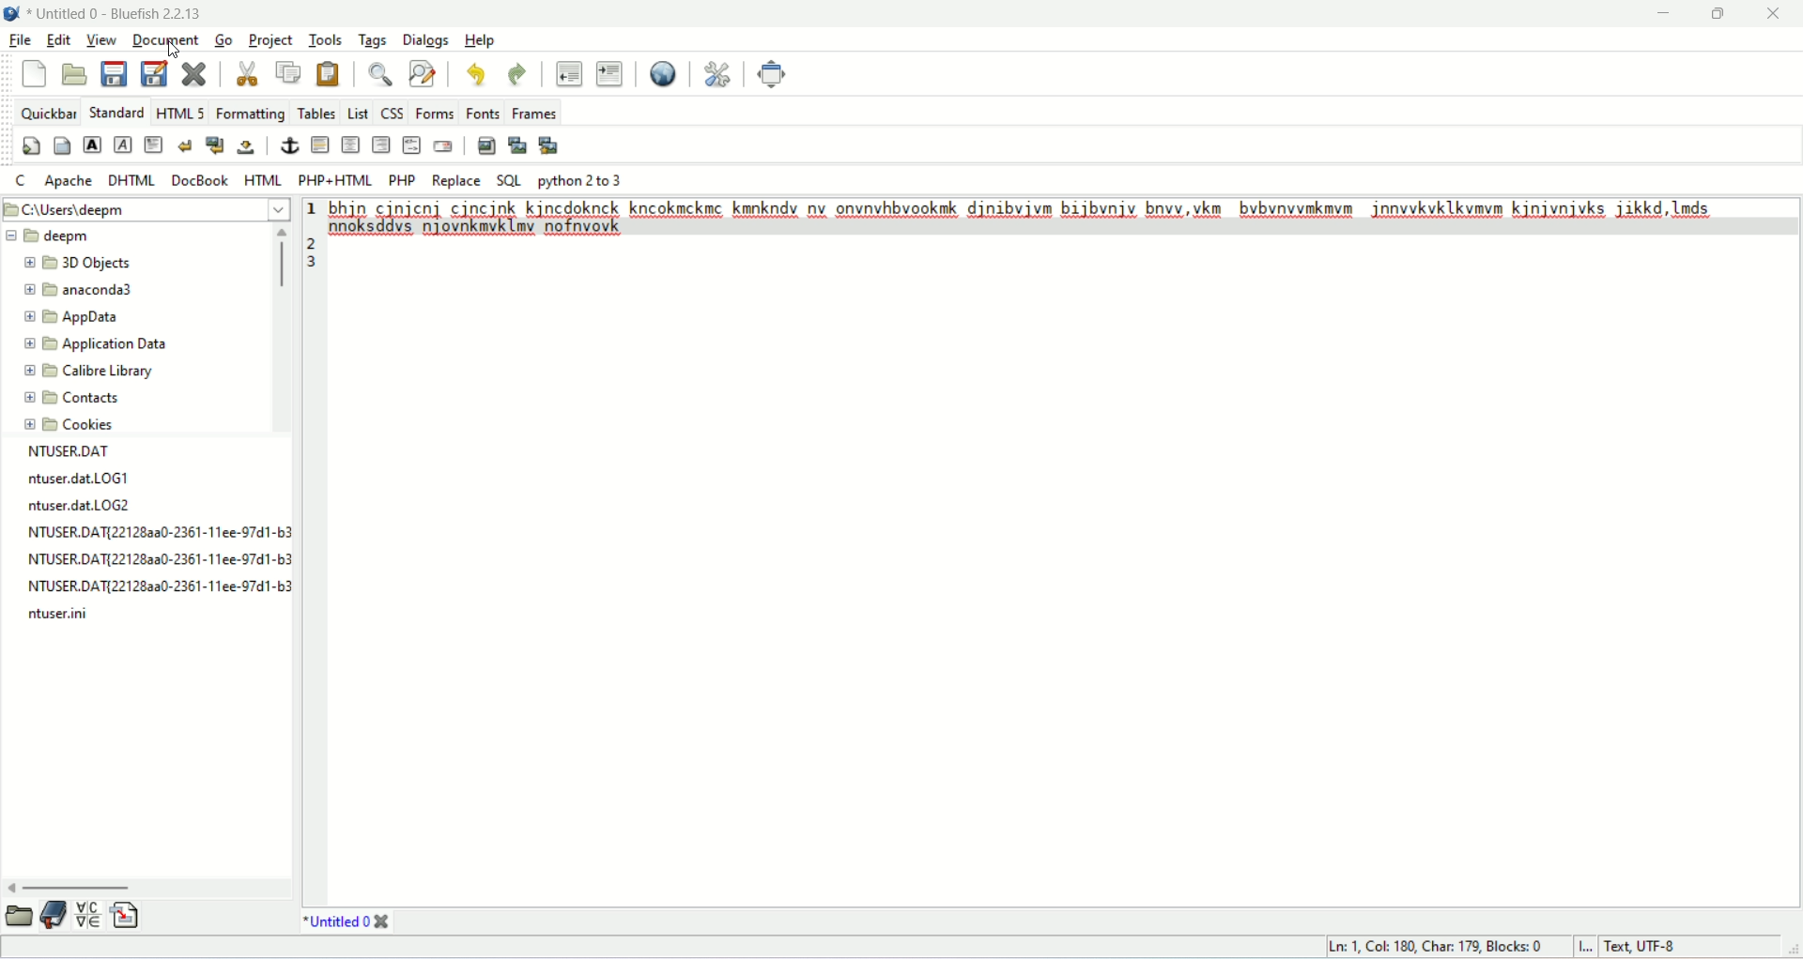 The width and height of the screenshot is (1803, 959). What do you see at coordinates (536, 111) in the screenshot?
I see `frames` at bounding box center [536, 111].